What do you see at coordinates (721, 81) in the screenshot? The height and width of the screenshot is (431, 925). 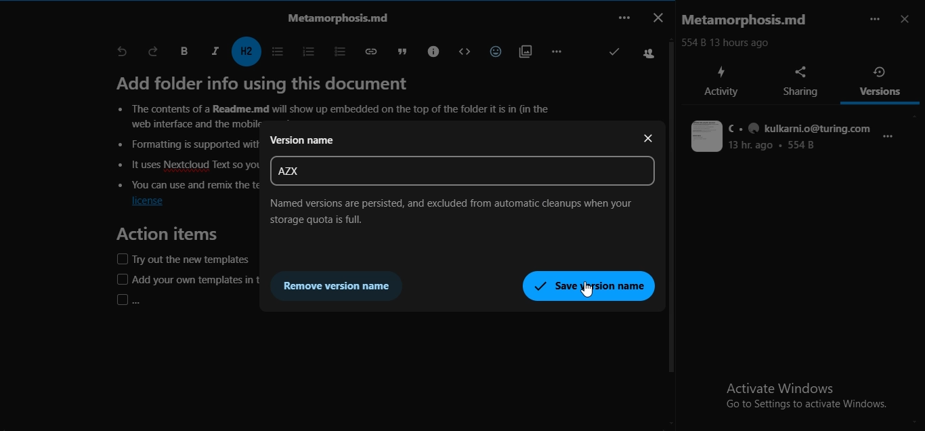 I see `activity` at bounding box center [721, 81].